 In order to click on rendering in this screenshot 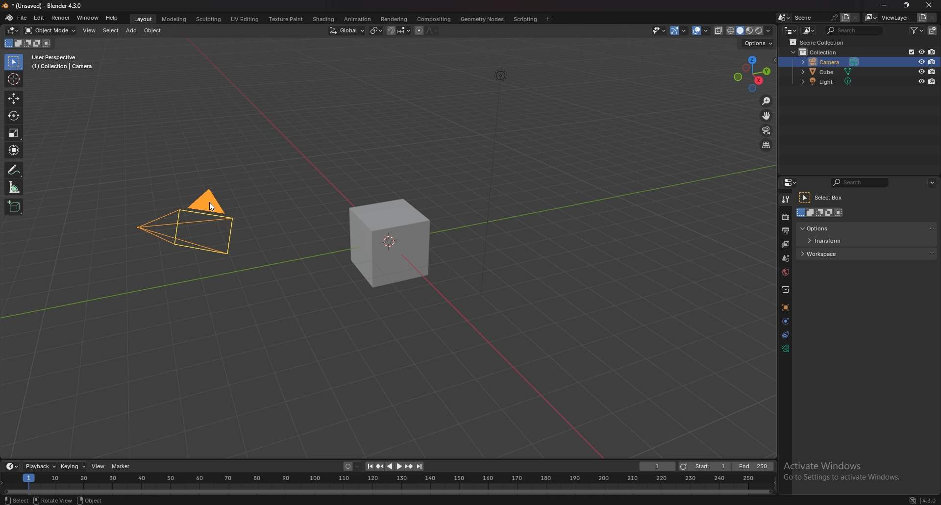, I will do `click(394, 19)`.